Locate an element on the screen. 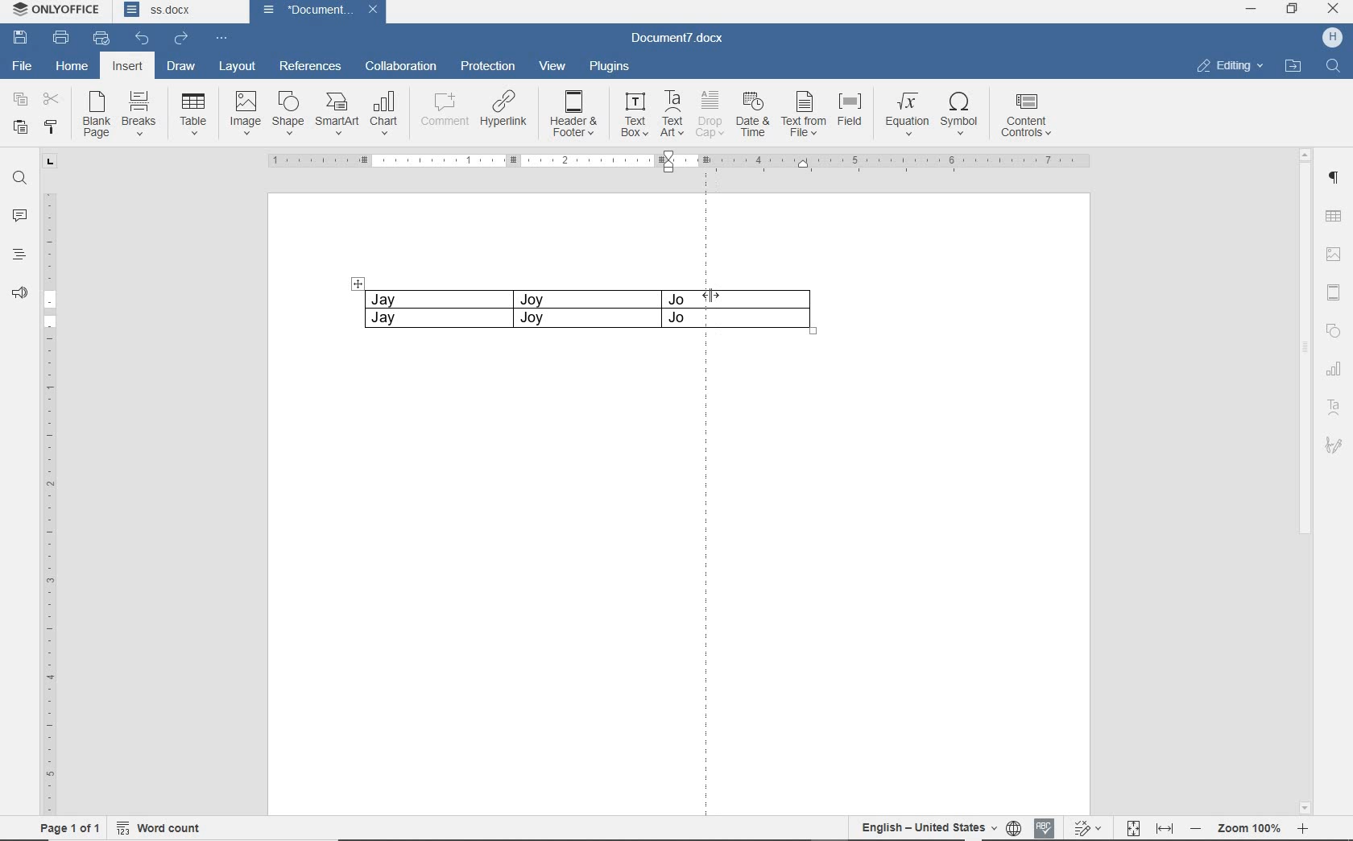  RULER is located at coordinates (49, 505).